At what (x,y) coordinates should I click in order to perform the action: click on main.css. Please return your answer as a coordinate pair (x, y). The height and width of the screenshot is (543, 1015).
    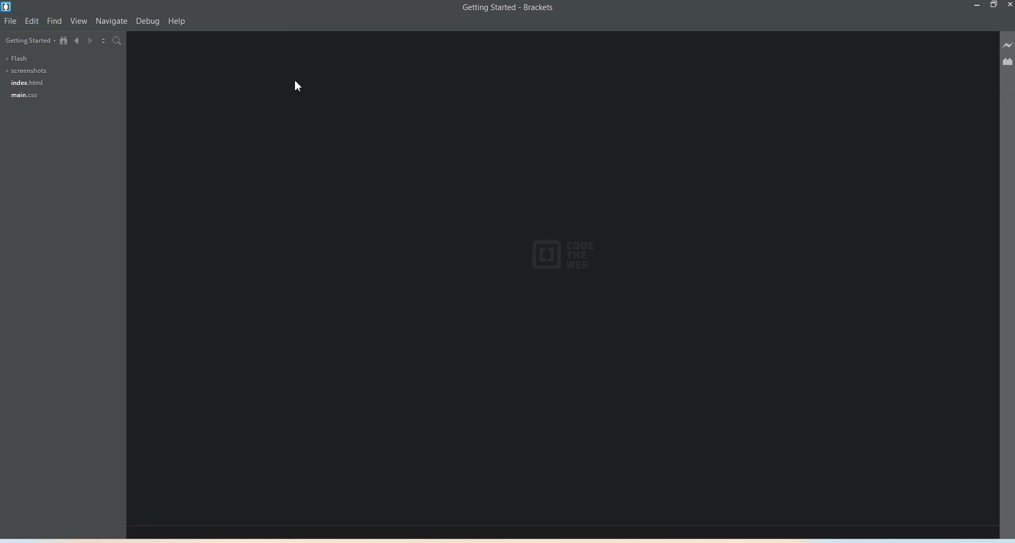
    Looking at the image, I should click on (23, 95).